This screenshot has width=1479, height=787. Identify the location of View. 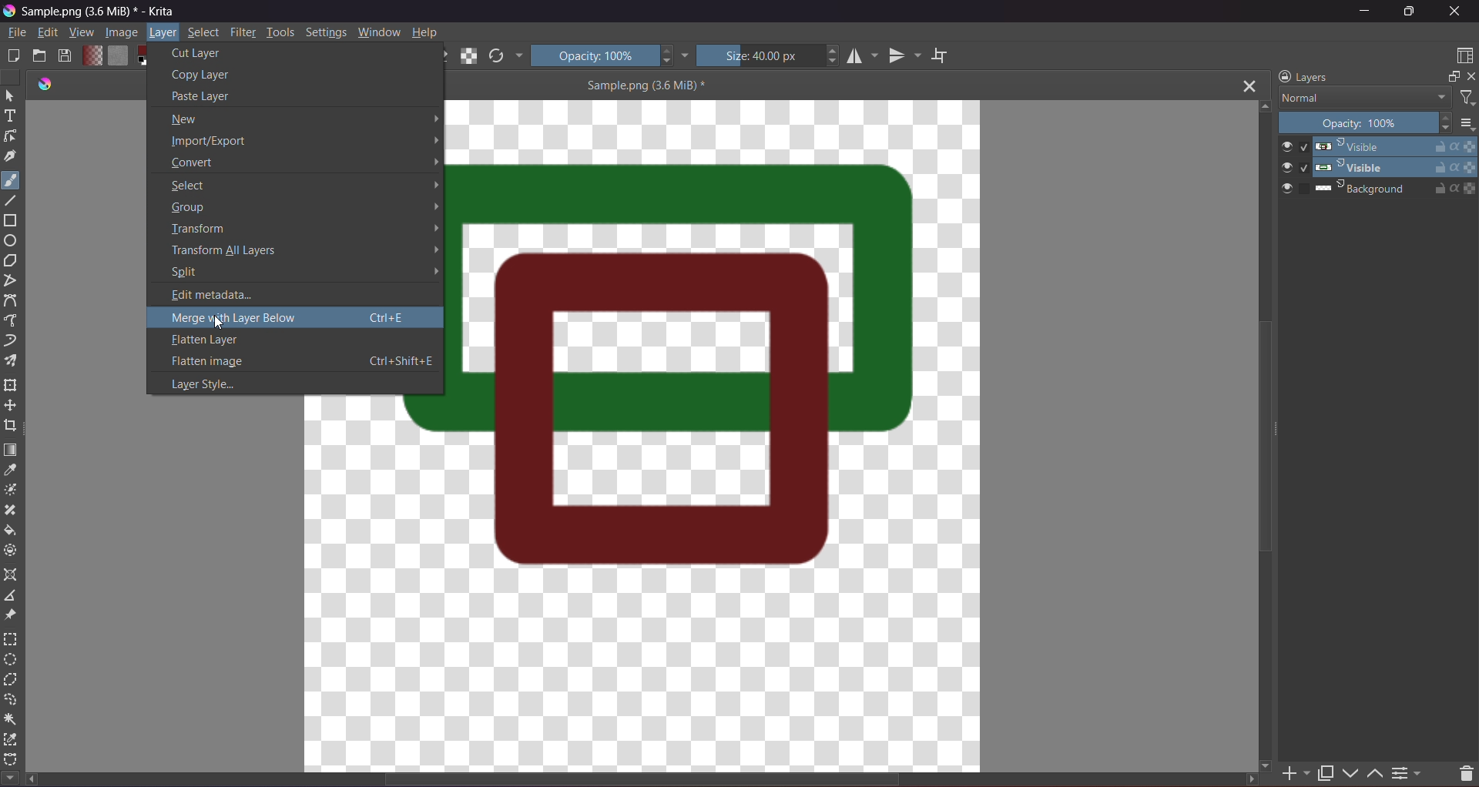
(79, 33).